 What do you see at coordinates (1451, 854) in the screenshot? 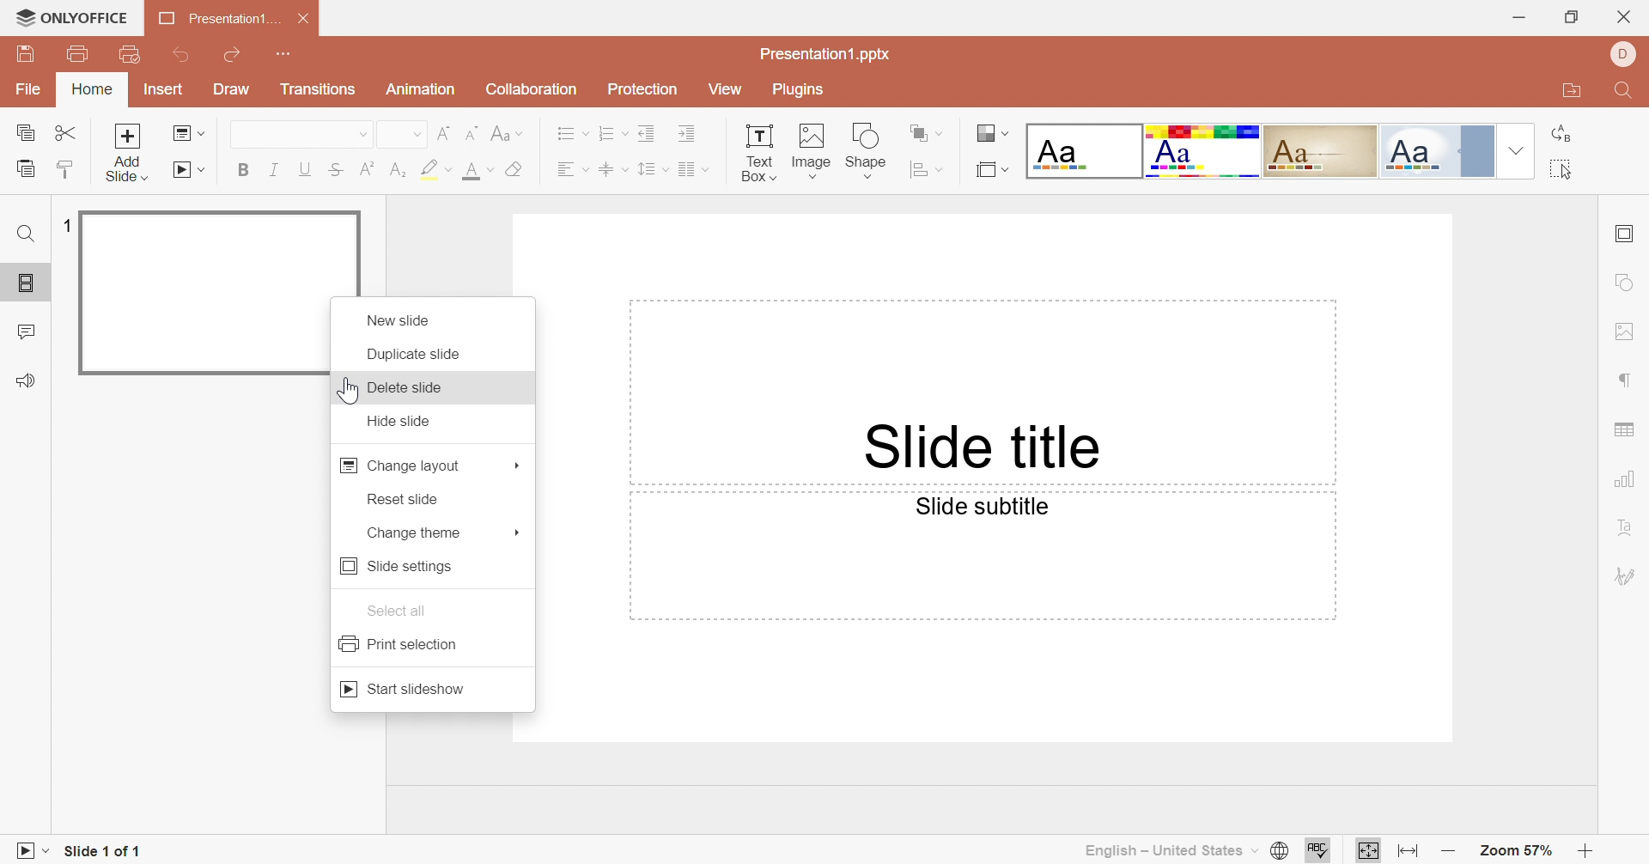
I see `Zoom out` at bounding box center [1451, 854].